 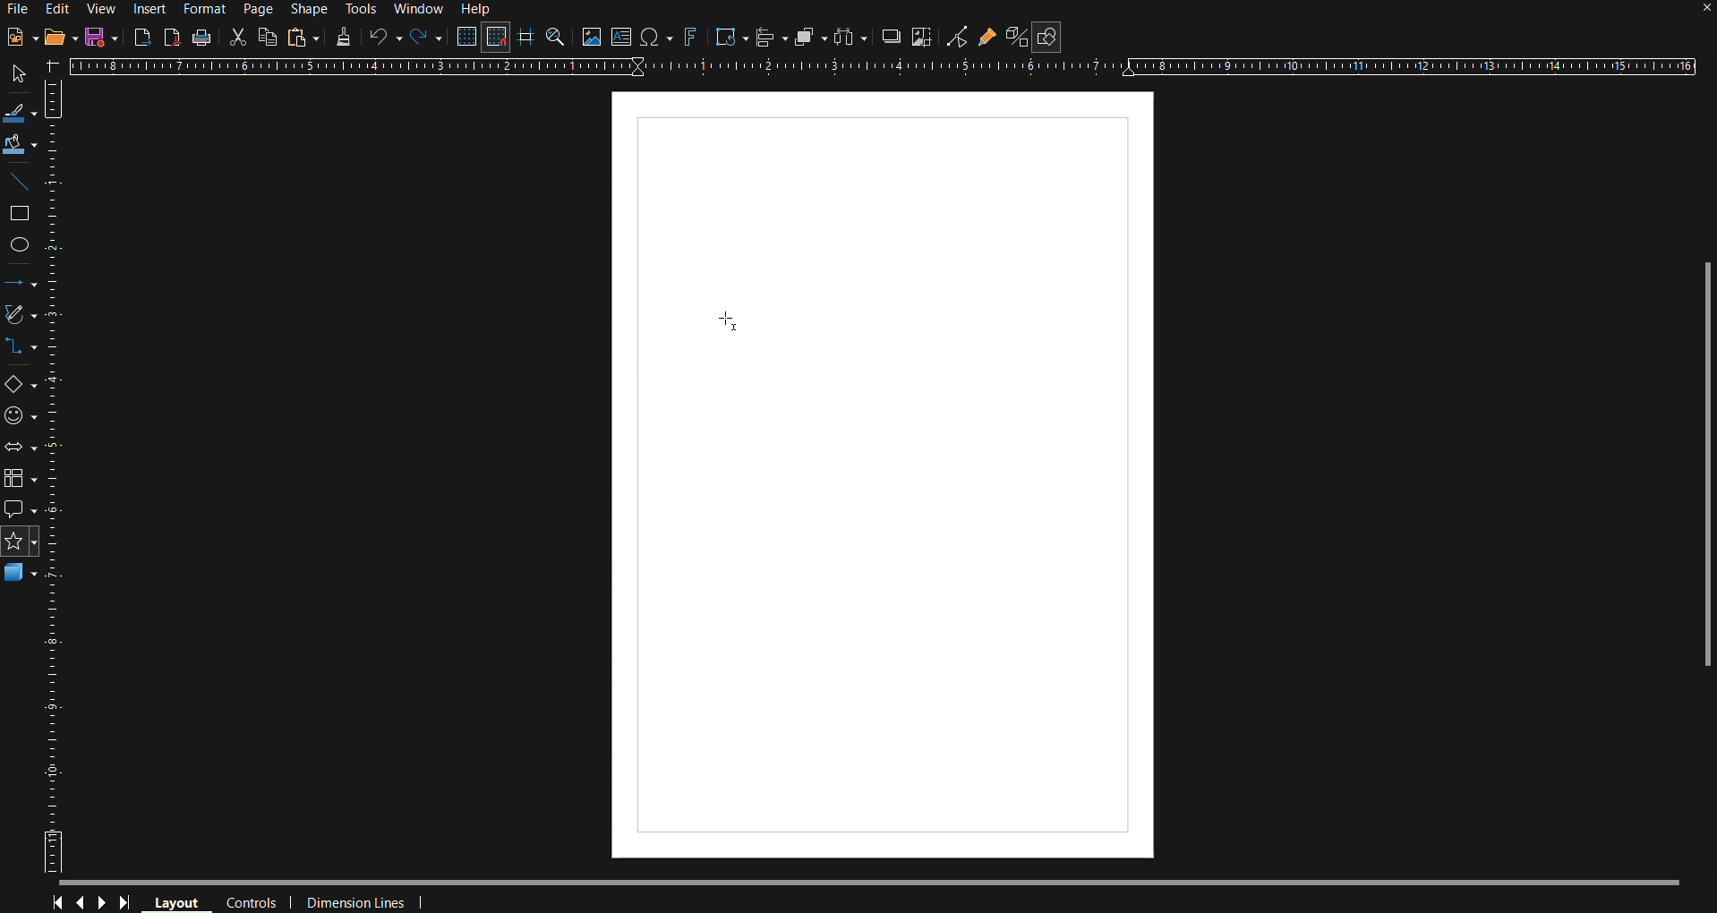 What do you see at coordinates (870, 882) in the screenshot?
I see `Scrollbar` at bounding box center [870, 882].